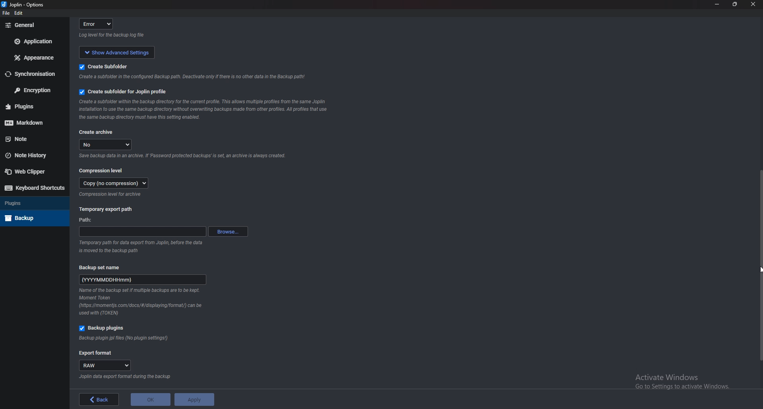 Image resolution: width=763 pixels, height=409 pixels. What do you see at coordinates (142, 302) in the screenshot?
I see `Info` at bounding box center [142, 302].